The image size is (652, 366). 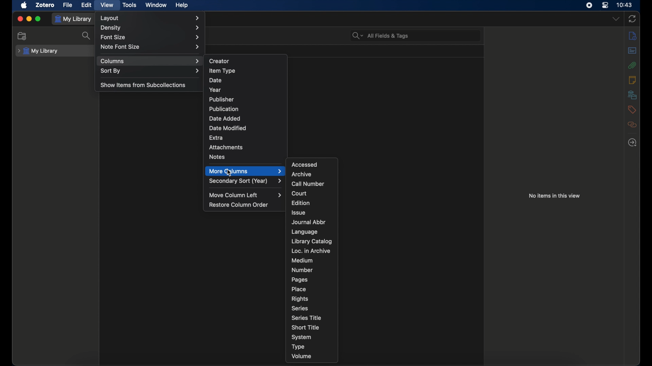 What do you see at coordinates (246, 181) in the screenshot?
I see `secondary sort` at bounding box center [246, 181].